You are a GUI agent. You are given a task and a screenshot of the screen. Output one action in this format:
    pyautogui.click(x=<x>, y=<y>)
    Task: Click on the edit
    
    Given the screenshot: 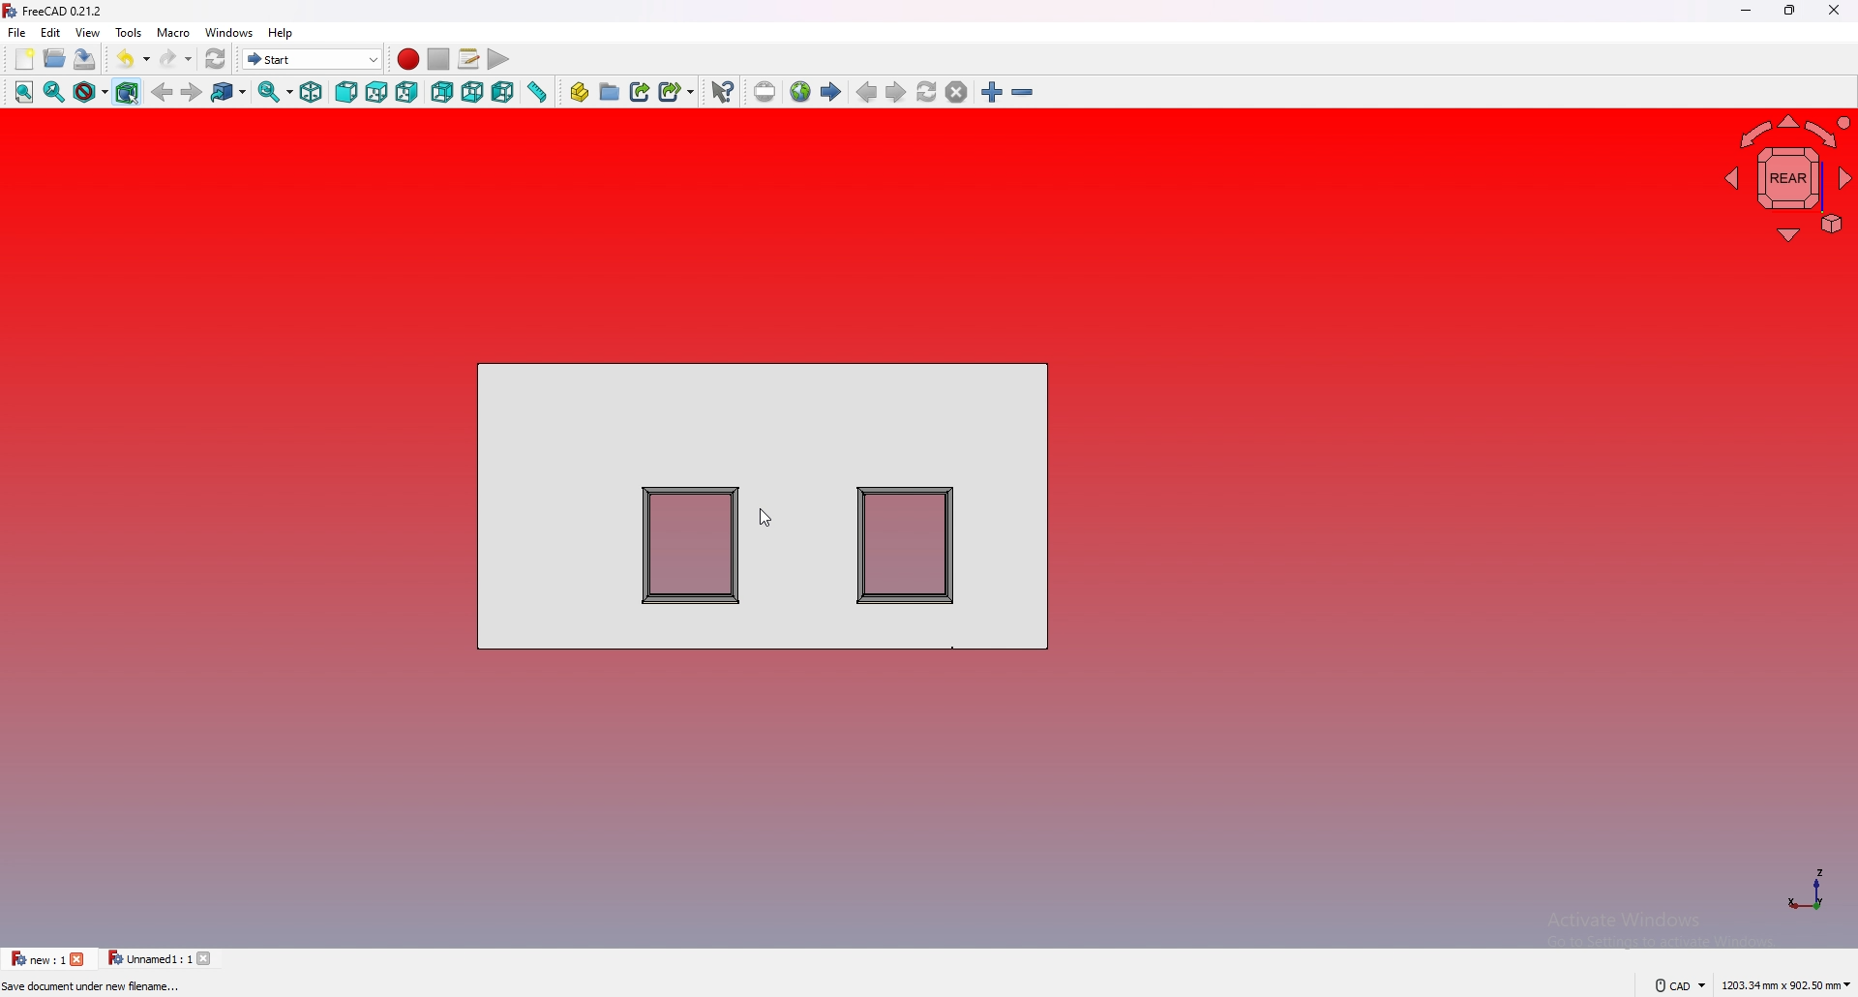 What is the action you would take?
    pyautogui.click(x=50, y=31)
    